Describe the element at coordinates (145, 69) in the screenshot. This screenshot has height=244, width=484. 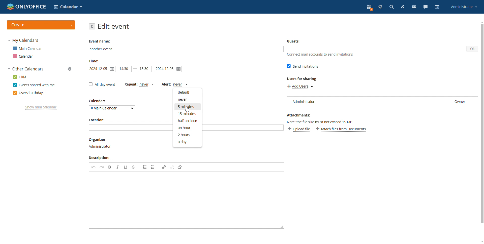
I see `end time` at that location.